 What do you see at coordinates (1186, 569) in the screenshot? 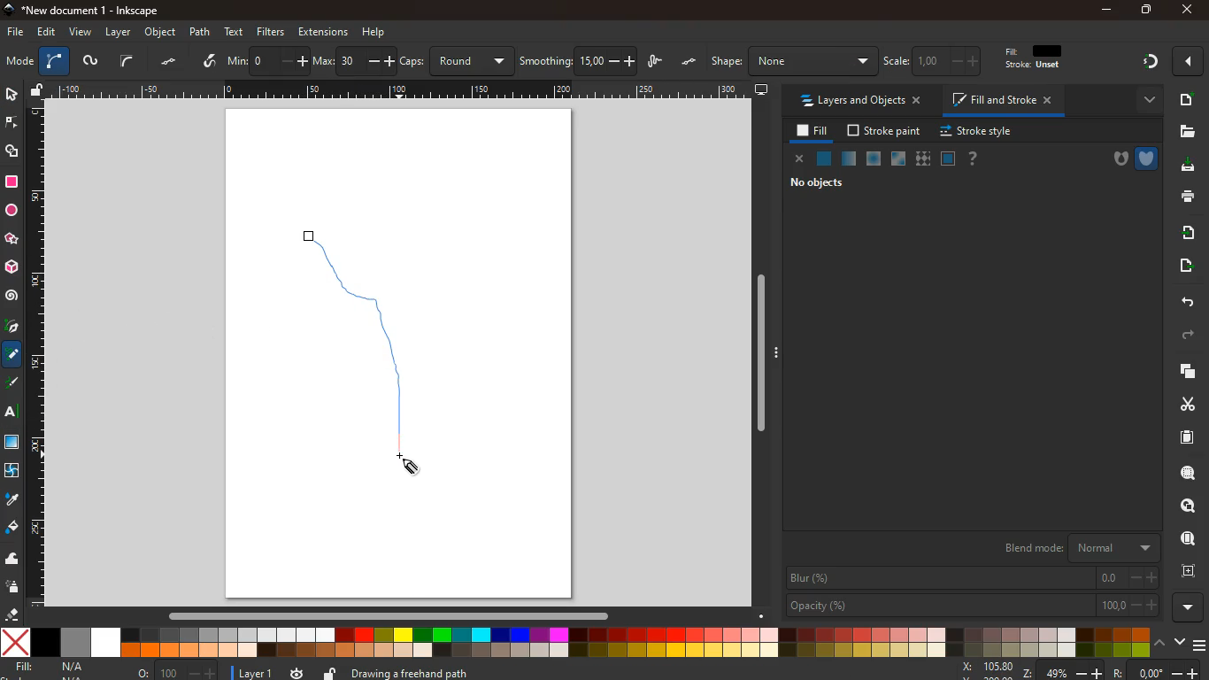
I see `frame` at bounding box center [1186, 569].